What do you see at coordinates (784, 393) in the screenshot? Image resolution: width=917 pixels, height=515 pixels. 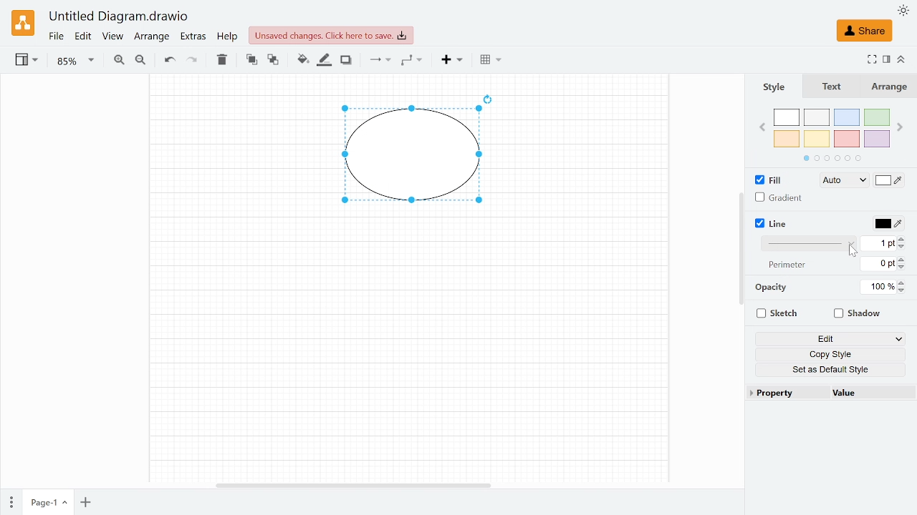 I see `Property` at bounding box center [784, 393].